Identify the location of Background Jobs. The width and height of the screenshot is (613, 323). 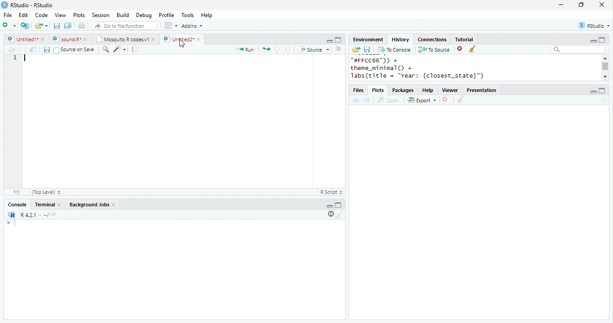
(89, 205).